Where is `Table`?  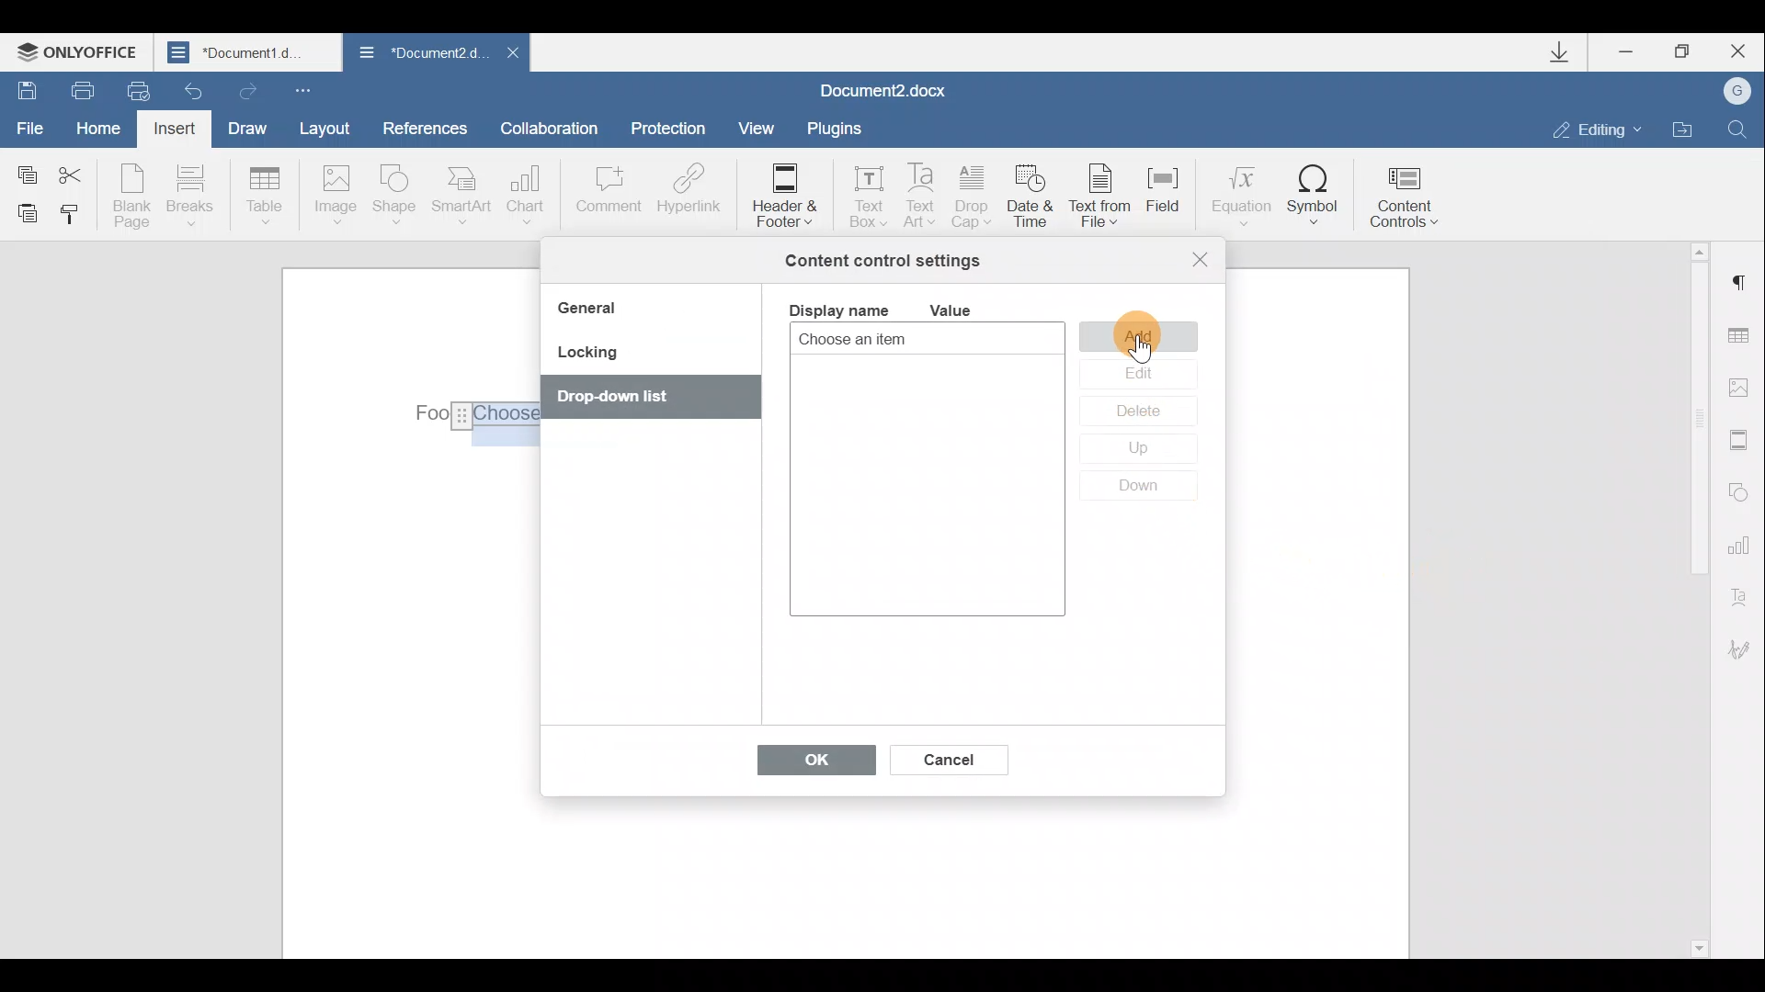 Table is located at coordinates (266, 197).